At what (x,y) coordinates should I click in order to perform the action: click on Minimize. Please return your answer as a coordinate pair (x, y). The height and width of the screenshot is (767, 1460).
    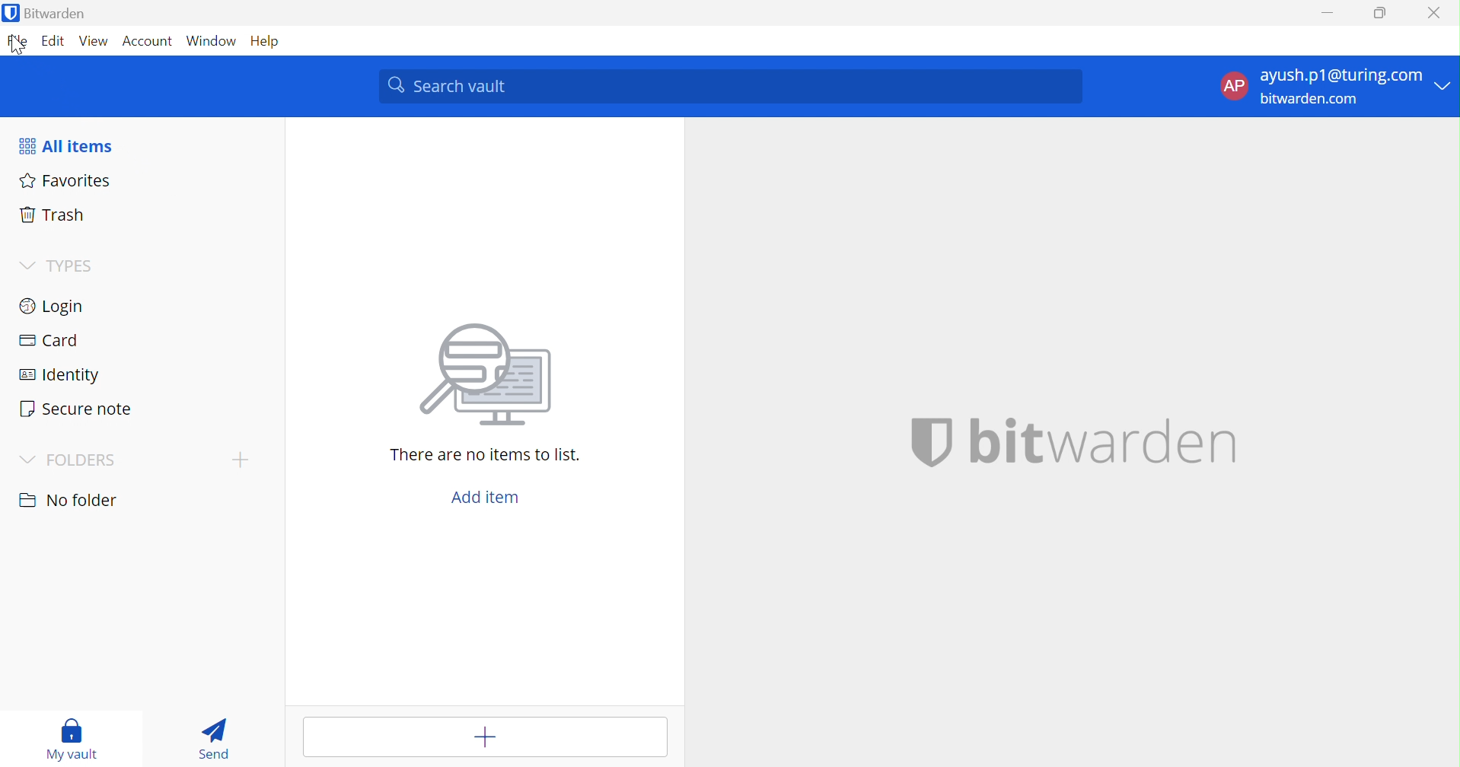
    Looking at the image, I should click on (1325, 16).